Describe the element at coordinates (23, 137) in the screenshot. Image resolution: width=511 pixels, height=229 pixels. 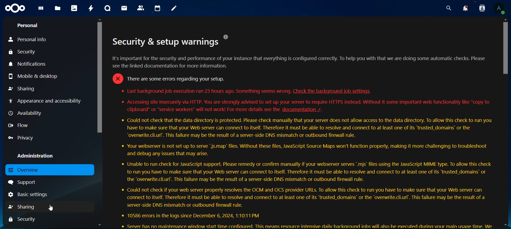
I see `privacy` at that location.